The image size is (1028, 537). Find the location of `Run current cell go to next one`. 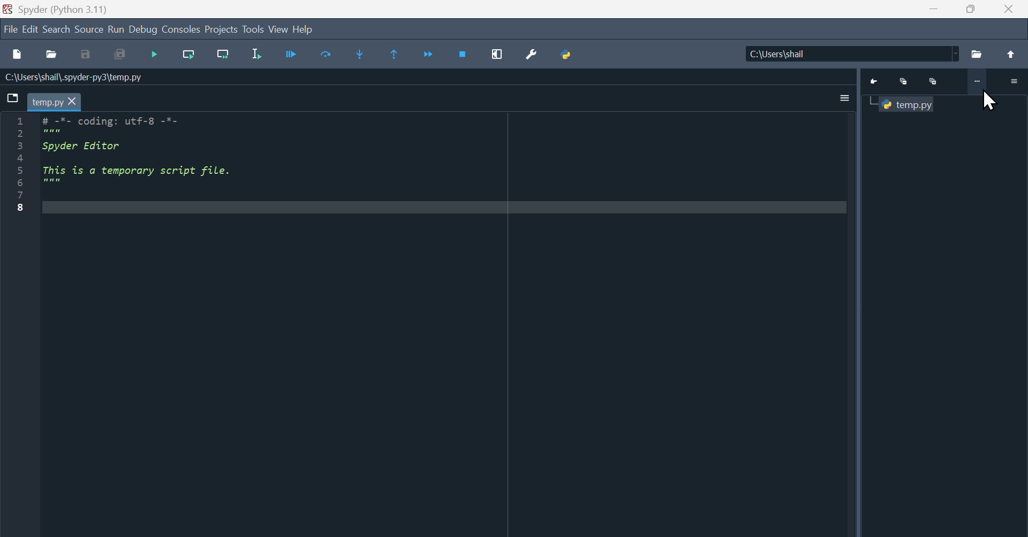

Run current cell go to next one is located at coordinates (223, 55).